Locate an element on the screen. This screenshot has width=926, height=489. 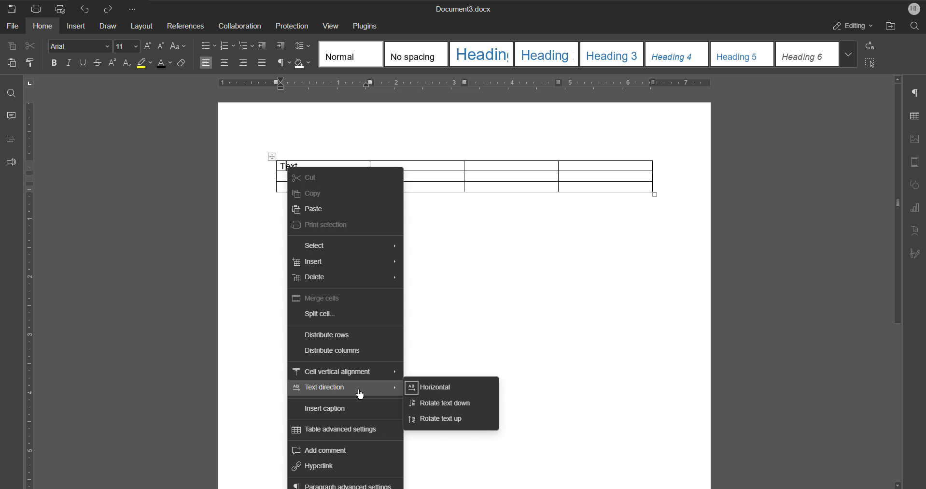
Decrease Indent is located at coordinates (264, 46).